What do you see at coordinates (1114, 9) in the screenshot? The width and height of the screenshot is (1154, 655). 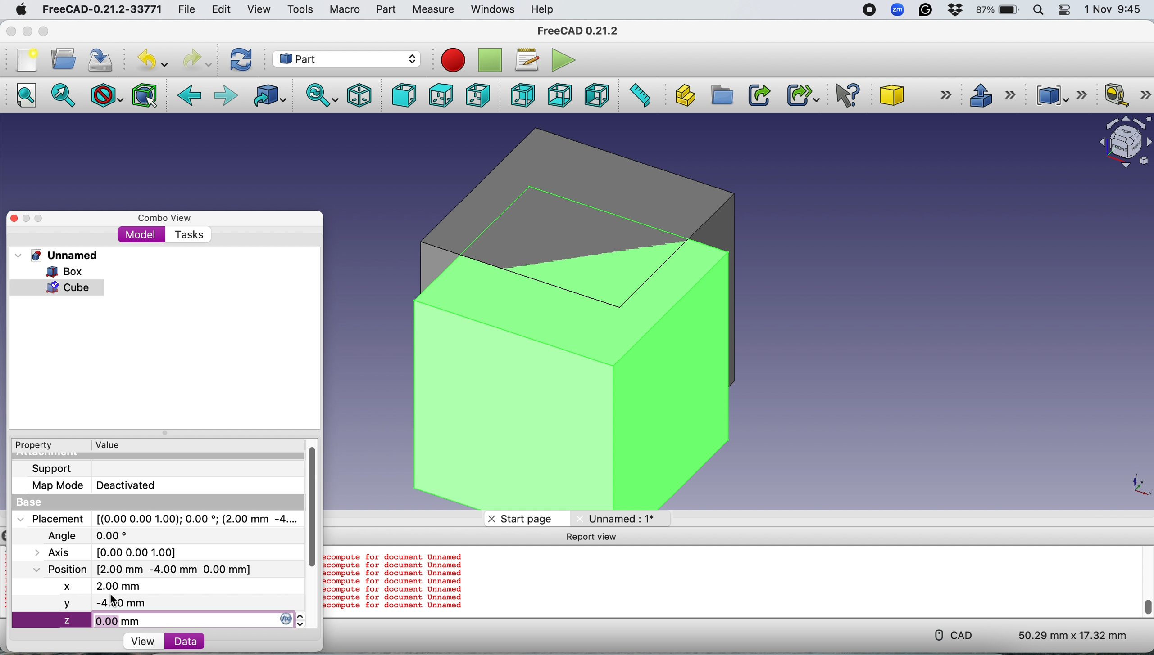 I see `1 Nov 9:45` at bounding box center [1114, 9].